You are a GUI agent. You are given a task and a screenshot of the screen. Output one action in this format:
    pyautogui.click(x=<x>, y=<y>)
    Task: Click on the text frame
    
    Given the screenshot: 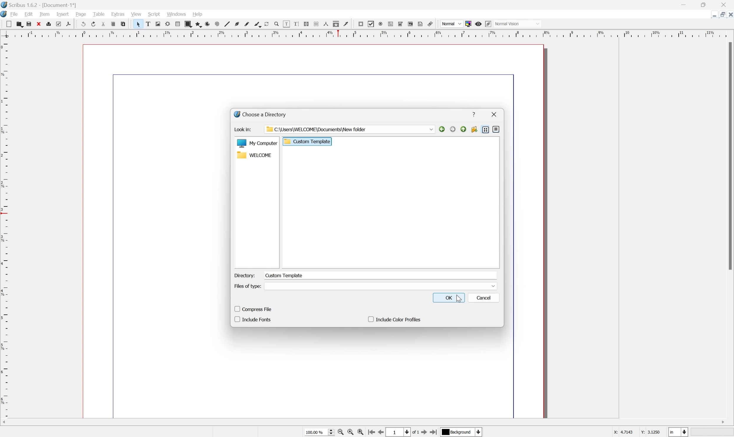 What is the action you would take?
    pyautogui.click(x=149, y=23)
    